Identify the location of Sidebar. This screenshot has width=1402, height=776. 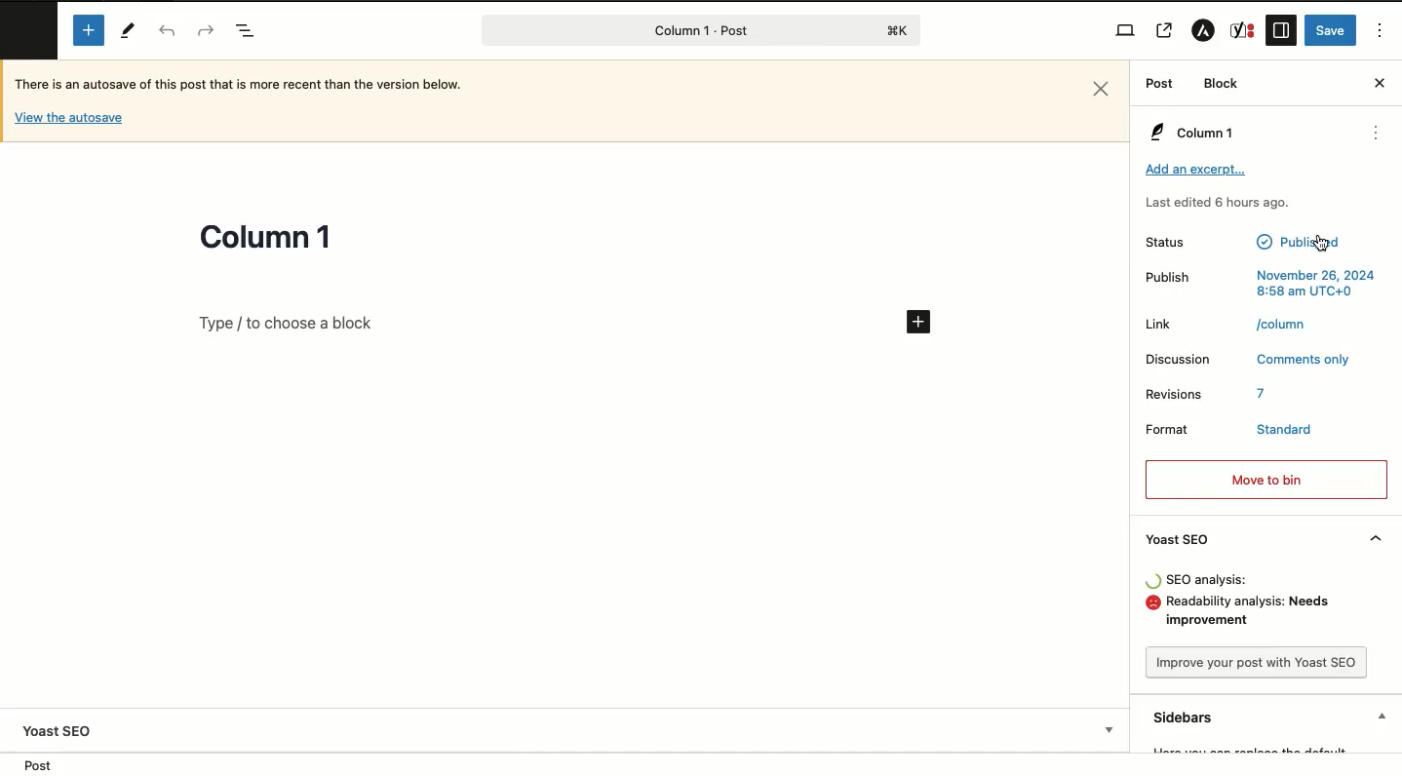
(1280, 31).